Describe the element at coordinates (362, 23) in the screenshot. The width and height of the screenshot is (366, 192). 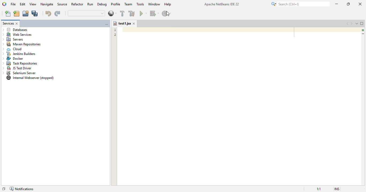
I see `maximize window` at that location.